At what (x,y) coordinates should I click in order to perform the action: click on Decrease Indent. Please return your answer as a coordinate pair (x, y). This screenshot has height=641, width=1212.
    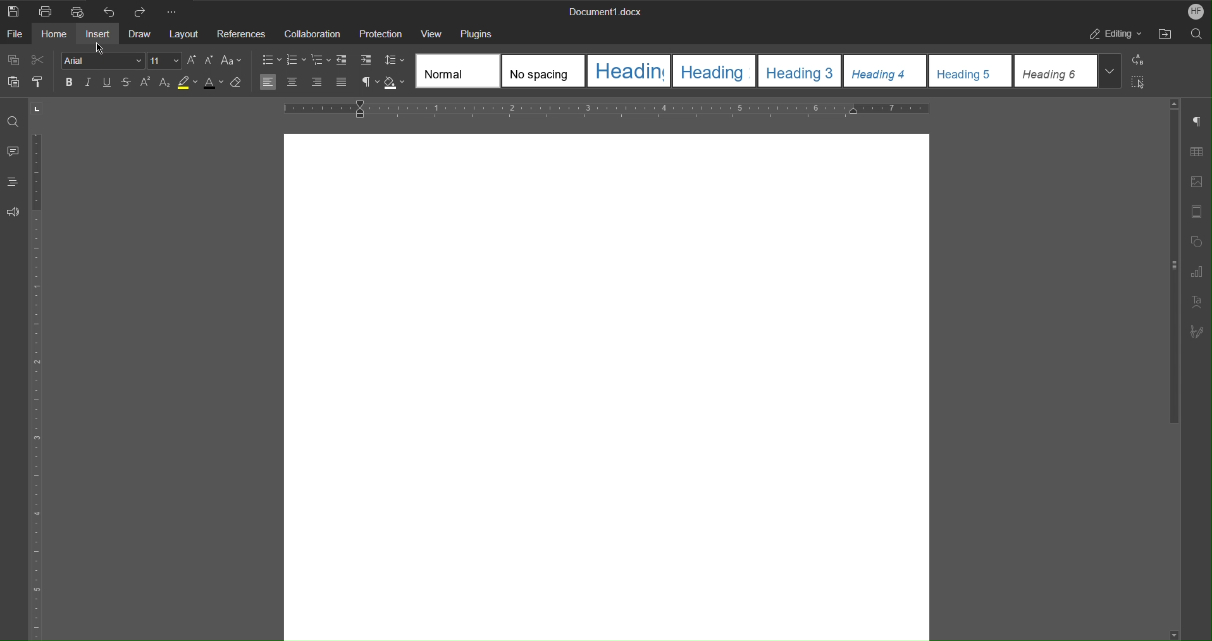
    Looking at the image, I should click on (342, 60).